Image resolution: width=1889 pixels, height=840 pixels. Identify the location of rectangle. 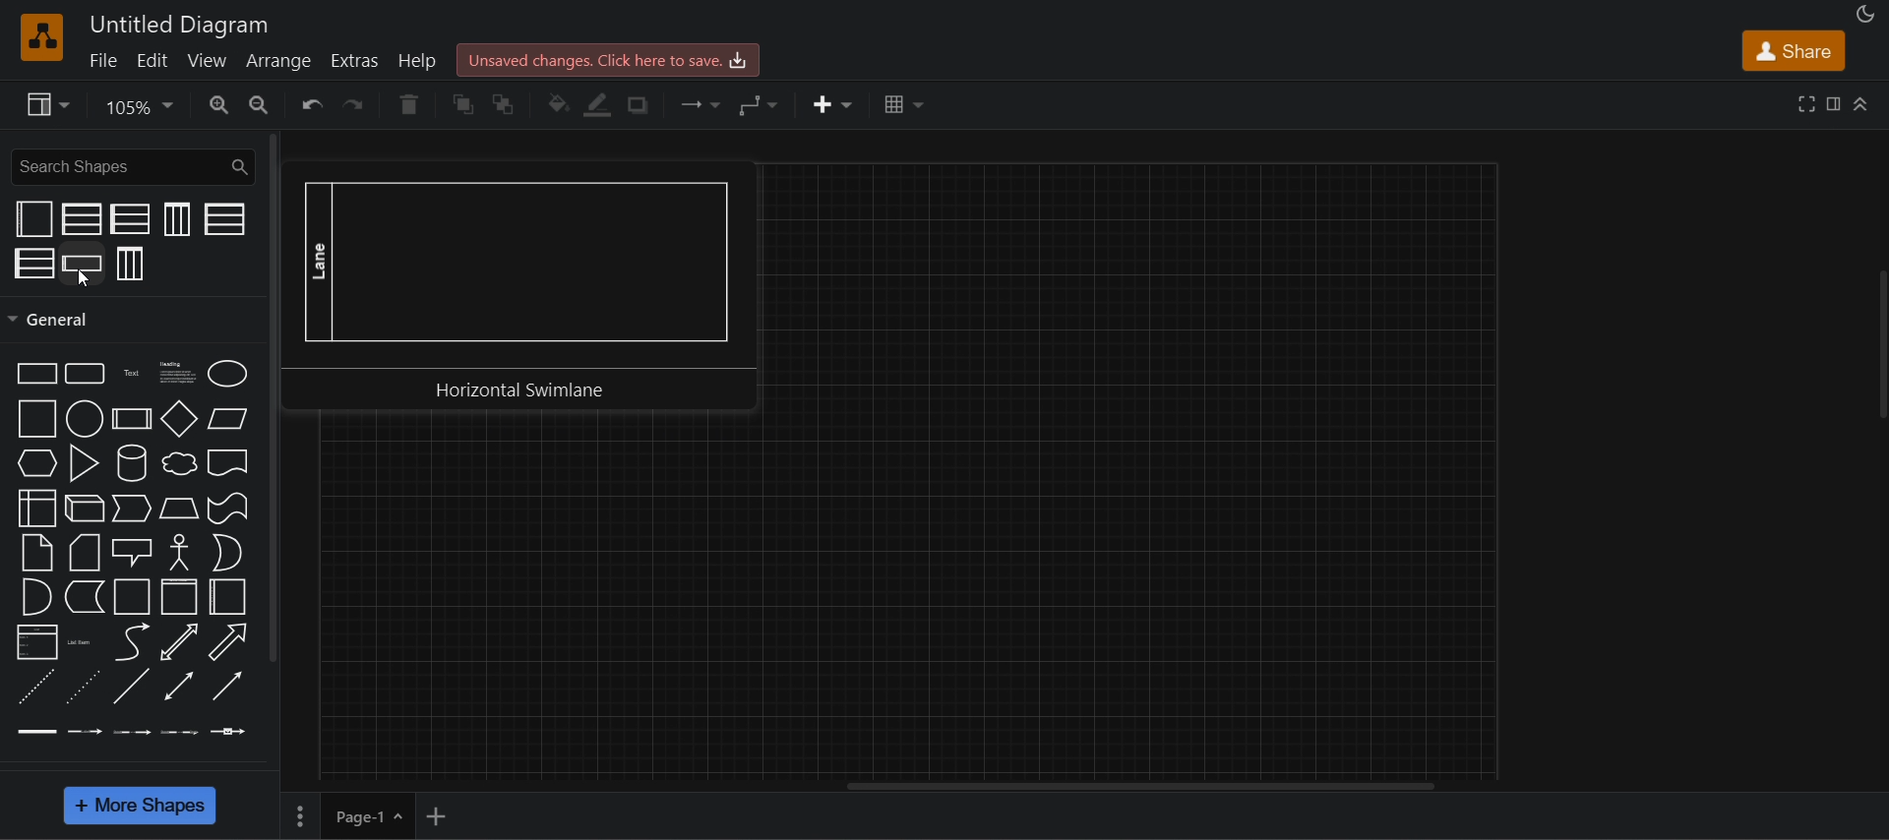
(35, 373).